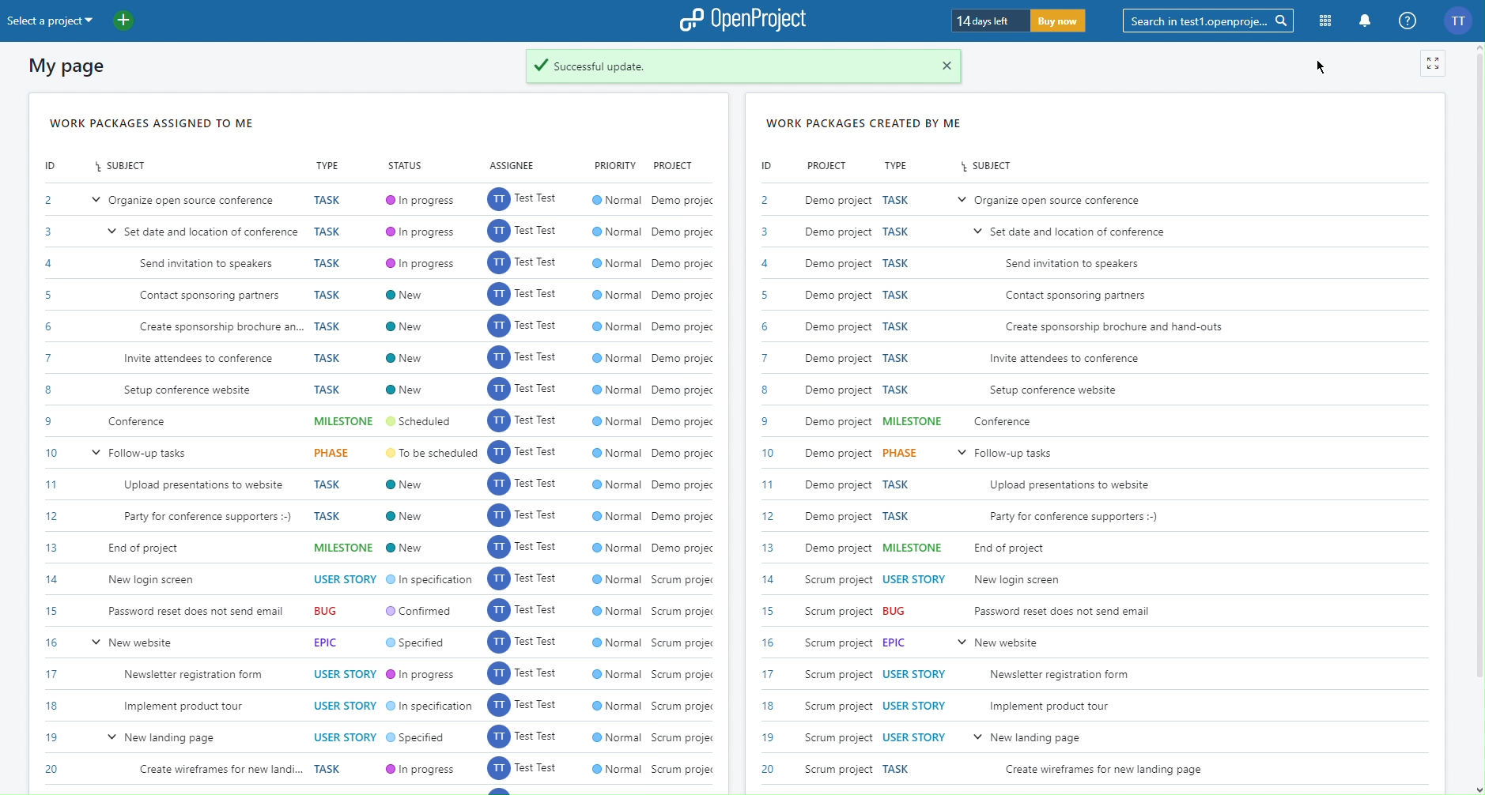  Describe the element at coordinates (766, 166) in the screenshot. I see `ID` at that location.